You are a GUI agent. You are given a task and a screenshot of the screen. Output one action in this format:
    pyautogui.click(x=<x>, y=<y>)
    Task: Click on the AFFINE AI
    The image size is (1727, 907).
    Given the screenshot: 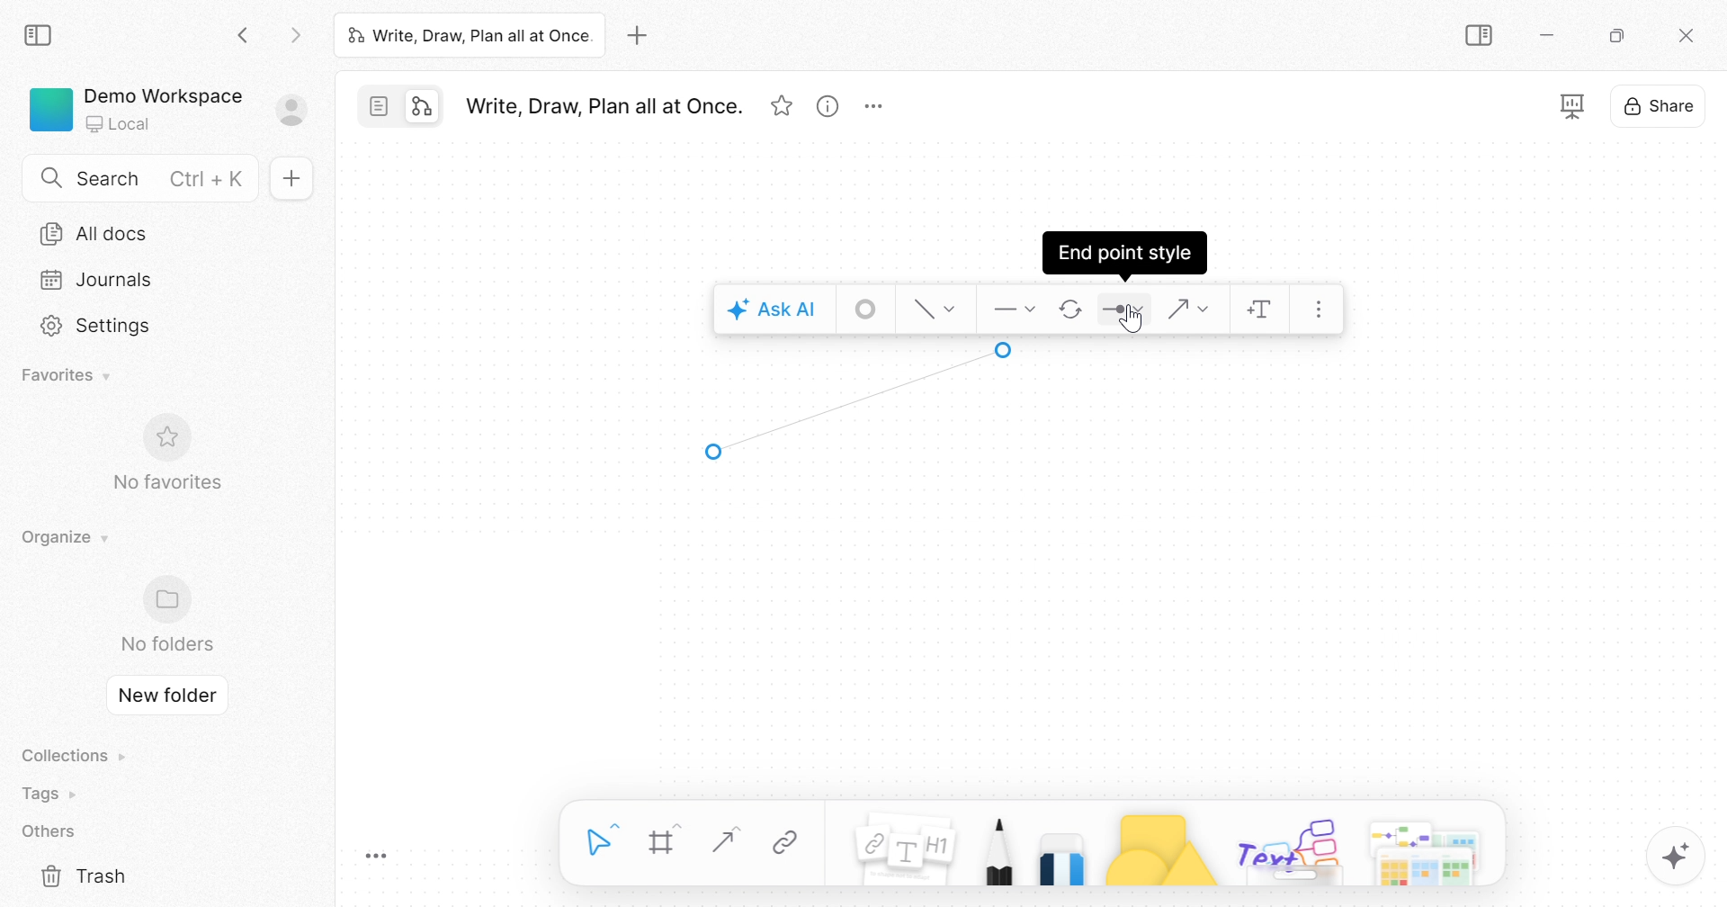 What is the action you would take?
    pyautogui.click(x=1678, y=860)
    